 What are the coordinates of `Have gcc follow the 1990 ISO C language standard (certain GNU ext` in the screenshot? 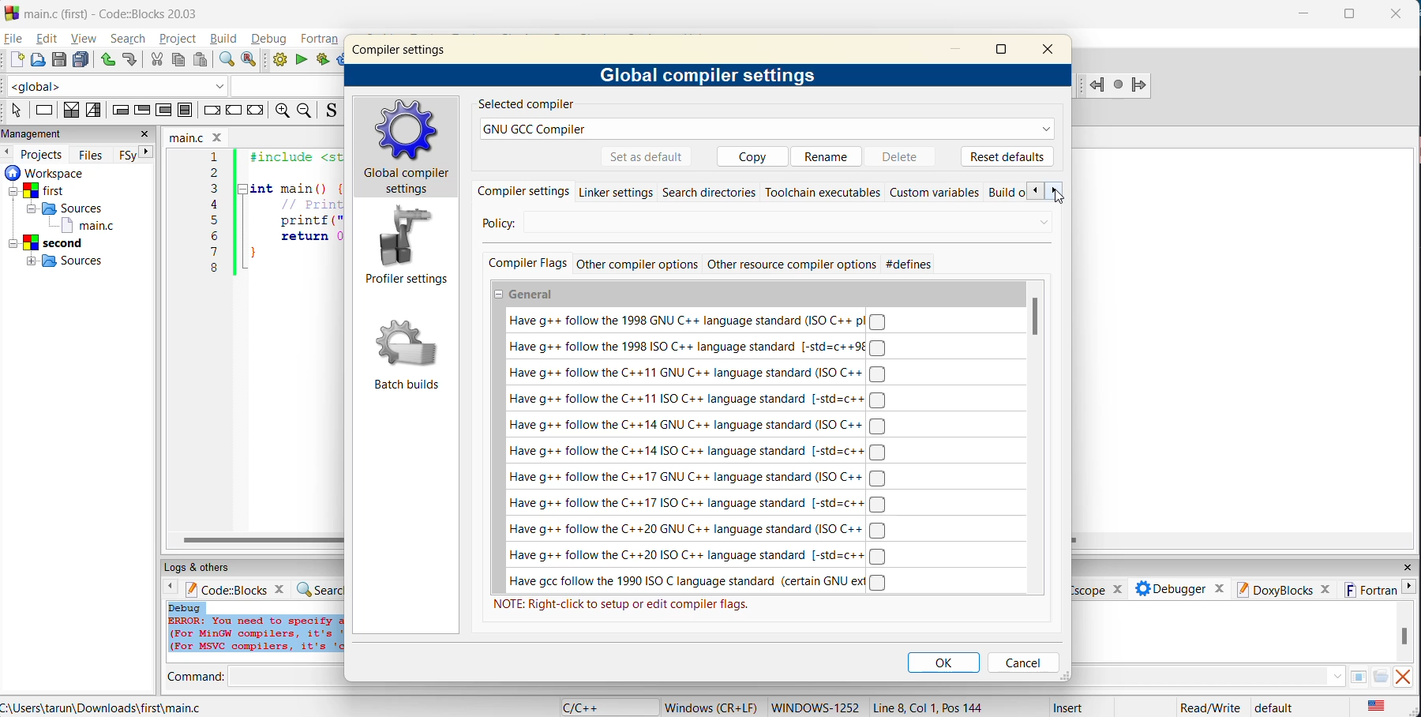 It's located at (699, 583).